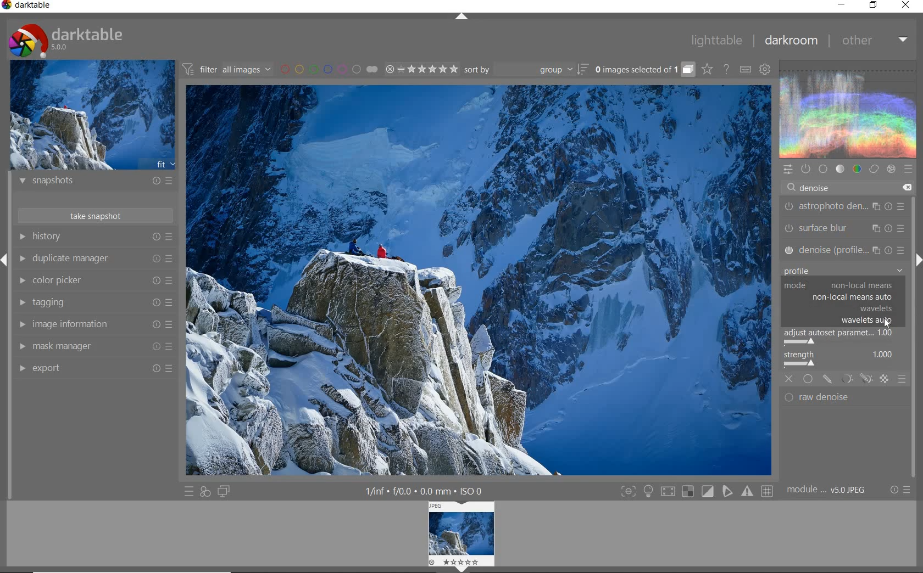 This screenshot has height=573, width=923. I want to click on UNIFORMLY, so click(808, 379).